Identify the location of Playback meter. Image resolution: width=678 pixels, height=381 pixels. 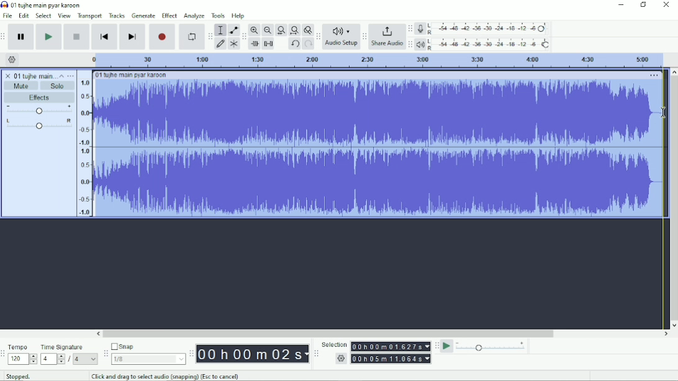
(483, 44).